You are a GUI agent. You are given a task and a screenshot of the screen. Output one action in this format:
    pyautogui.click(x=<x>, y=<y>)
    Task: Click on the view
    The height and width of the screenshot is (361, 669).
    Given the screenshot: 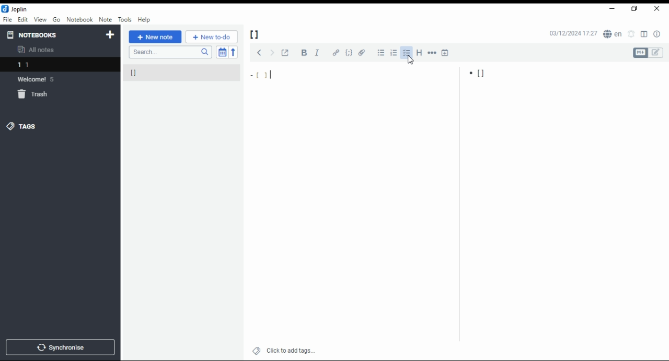 What is the action you would take?
    pyautogui.click(x=41, y=20)
    